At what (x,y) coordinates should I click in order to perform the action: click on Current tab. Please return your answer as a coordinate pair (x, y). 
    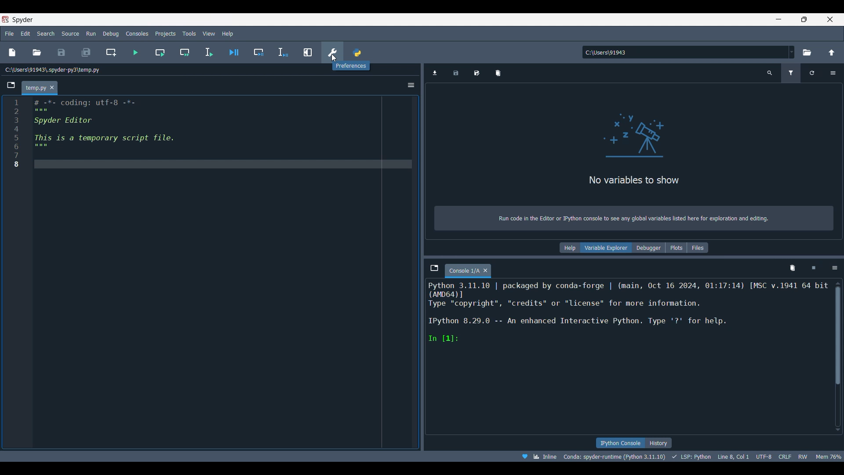
    Looking at the image, I should click on (34, 88).